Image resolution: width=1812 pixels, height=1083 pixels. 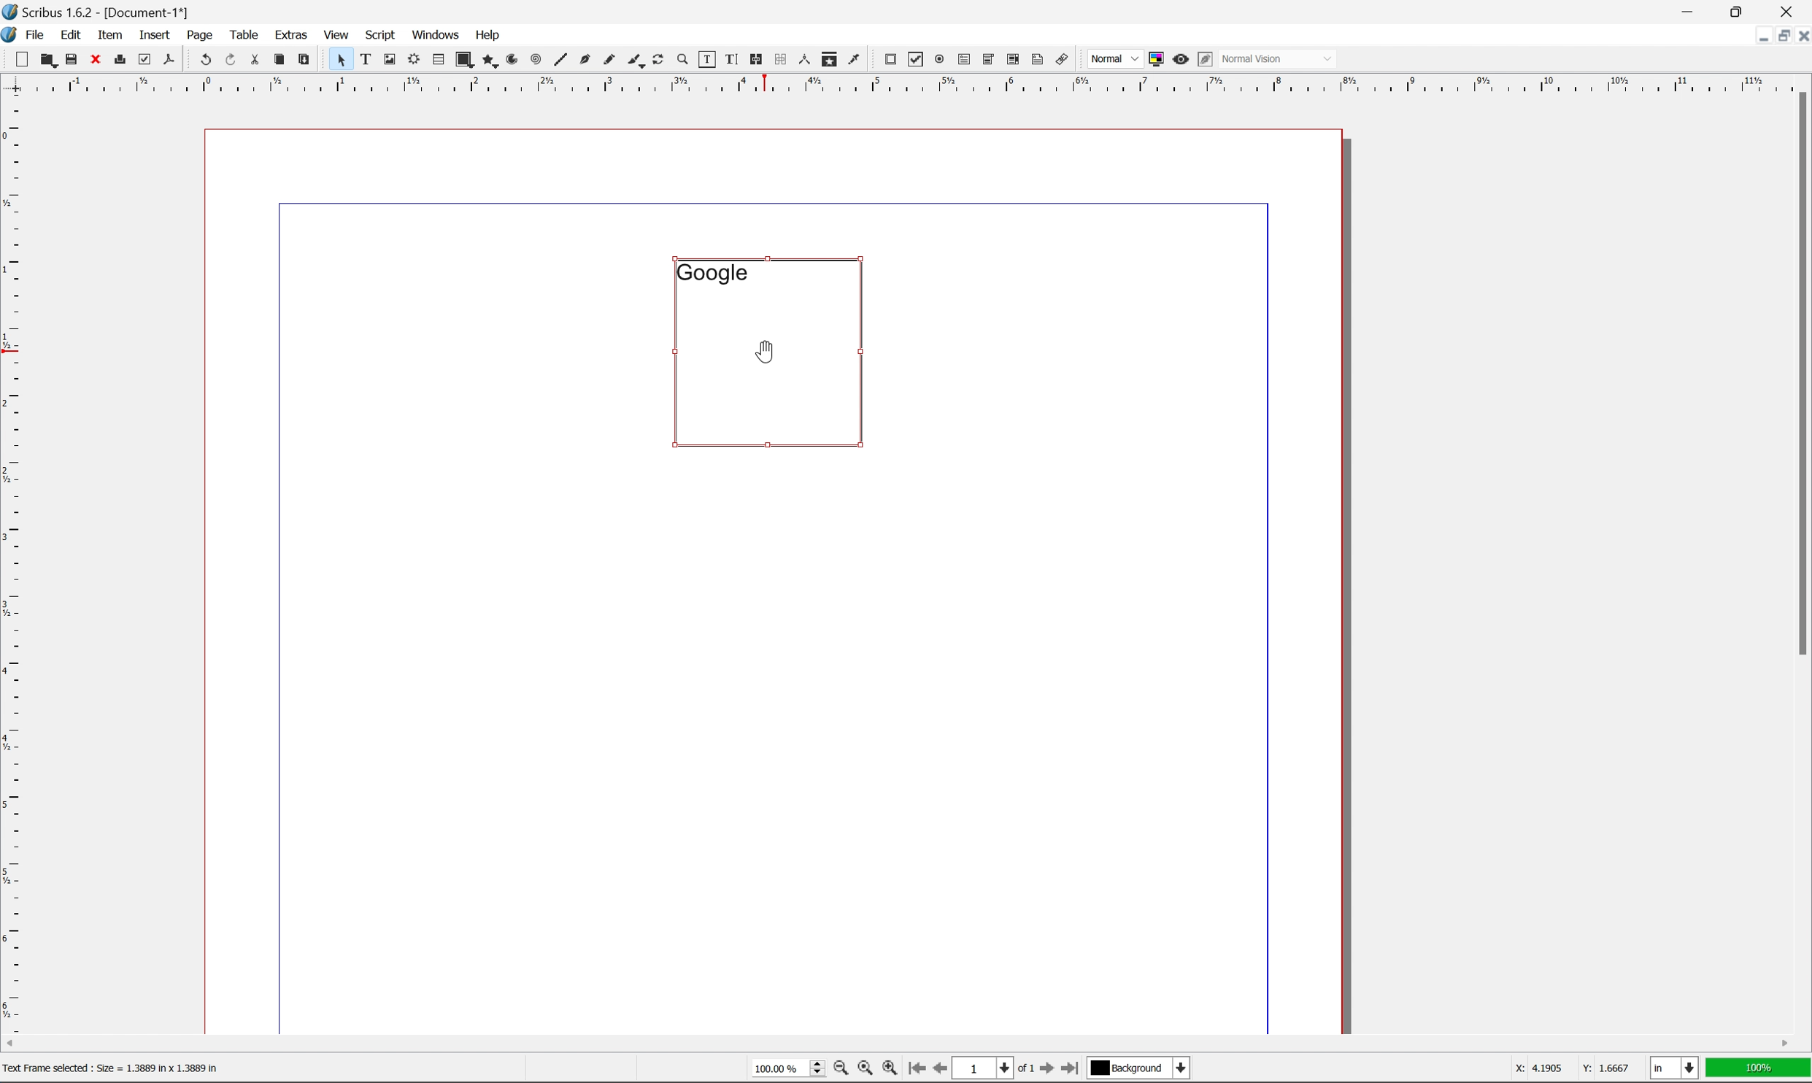 What do you see at coordinates (830, 59) in the screenshot?
I see `copy item properties` at bounding box center [830, 59].